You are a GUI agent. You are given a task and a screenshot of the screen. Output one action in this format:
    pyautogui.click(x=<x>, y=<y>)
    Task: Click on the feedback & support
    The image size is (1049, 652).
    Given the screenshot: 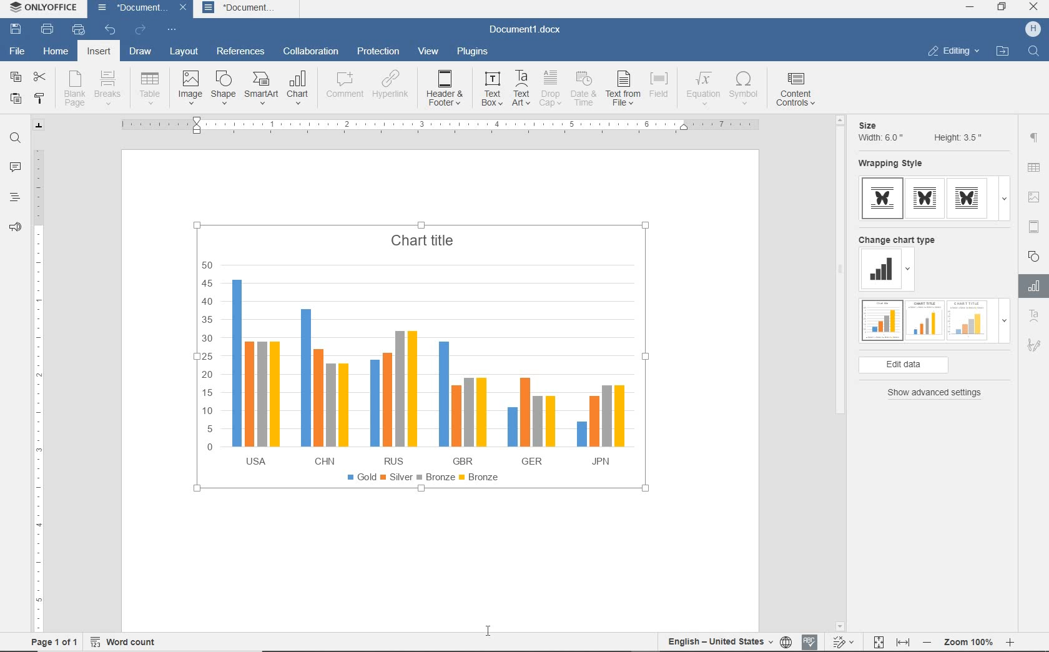 What is the action you would take?
    pyautogui.click(x=14, y=230)
    